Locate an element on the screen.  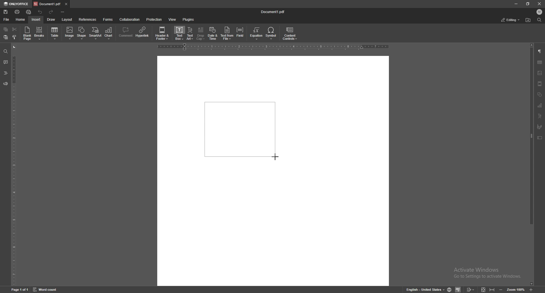
cursor is located at coordinates (277, 158).